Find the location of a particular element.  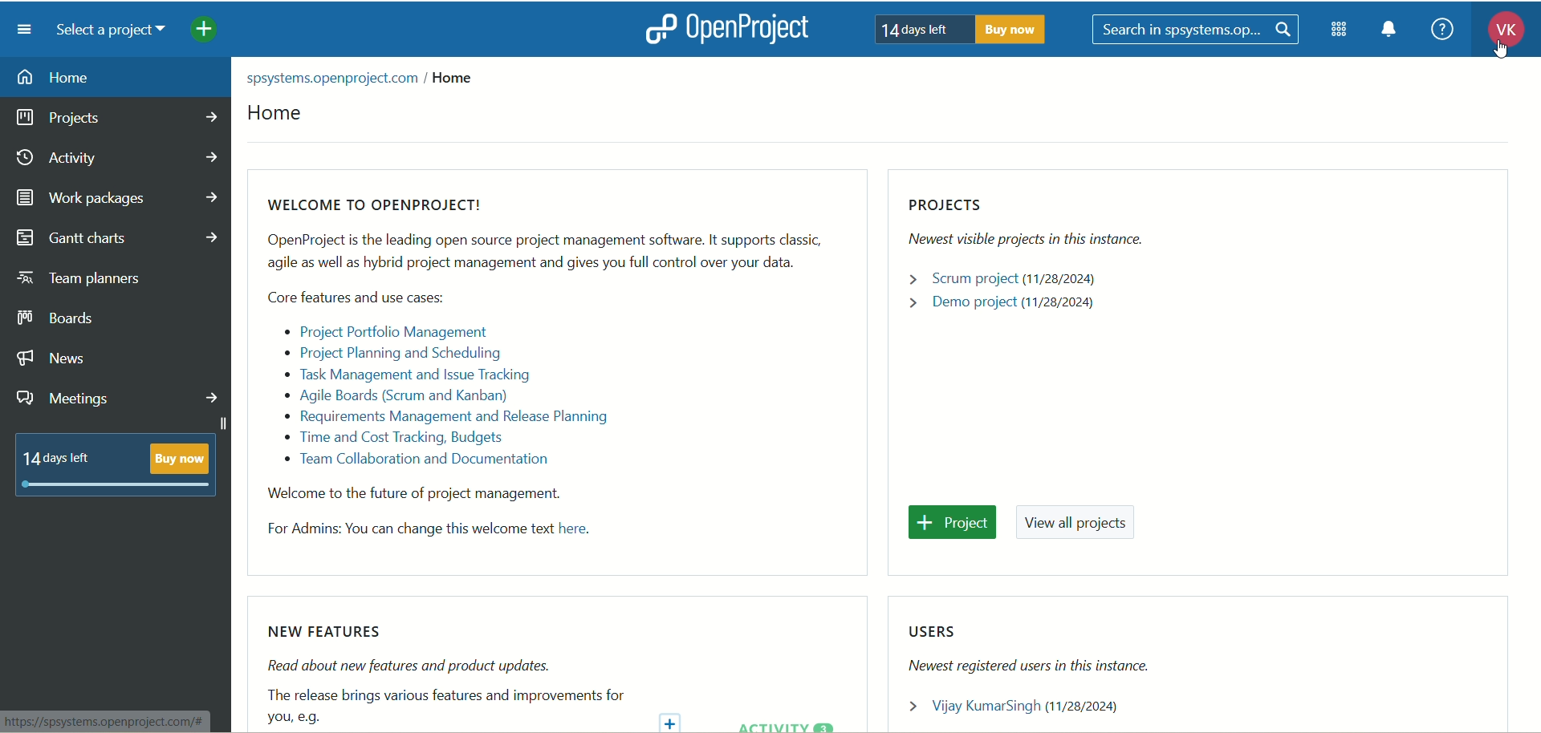

add project is located at coordinates (215, 32).